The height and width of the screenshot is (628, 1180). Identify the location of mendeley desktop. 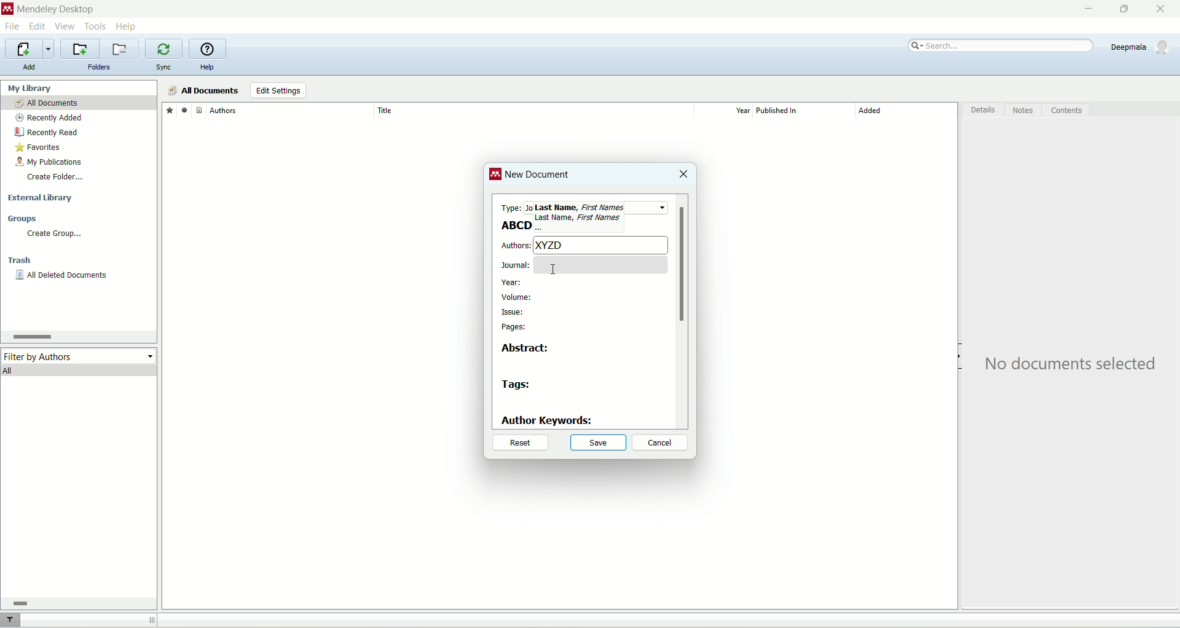
(54, 10).